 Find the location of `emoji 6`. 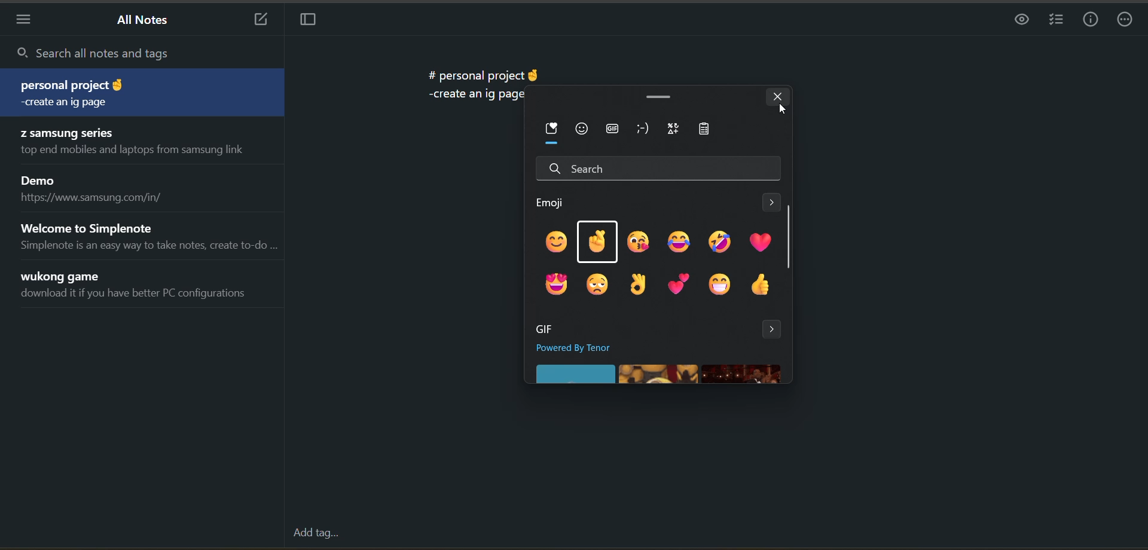

emoji 6 is located at coordinates (759, 241).